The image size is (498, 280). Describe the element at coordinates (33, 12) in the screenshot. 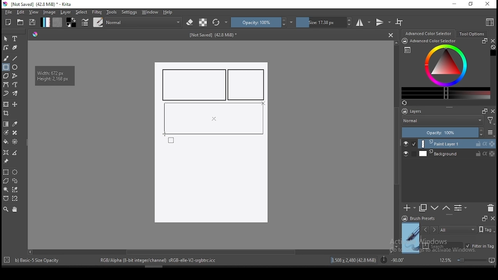

I see `view` at that location.